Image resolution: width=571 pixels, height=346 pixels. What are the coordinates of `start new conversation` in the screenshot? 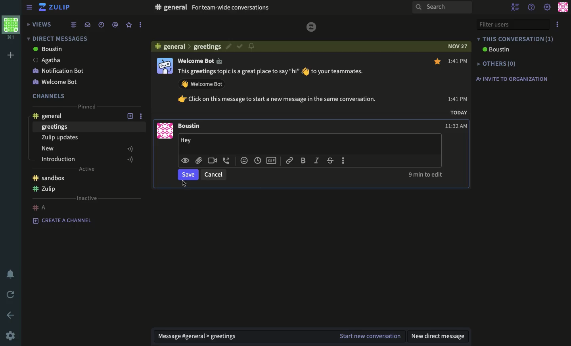 It's located at (371, 335).